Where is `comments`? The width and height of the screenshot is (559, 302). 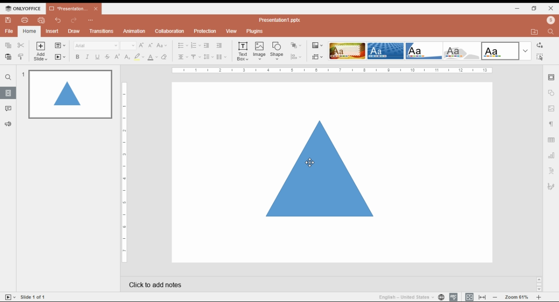 comments is located at coordinates (9, 109).